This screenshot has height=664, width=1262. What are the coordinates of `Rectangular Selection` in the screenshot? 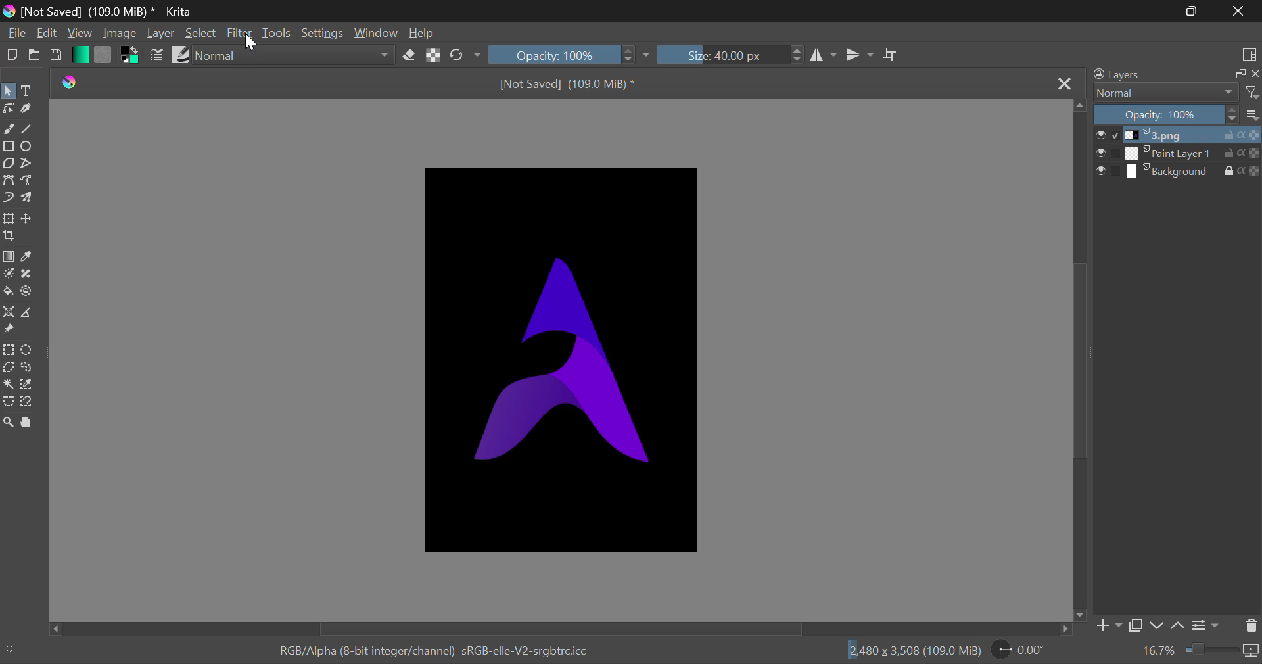 It's located at (8, 350).